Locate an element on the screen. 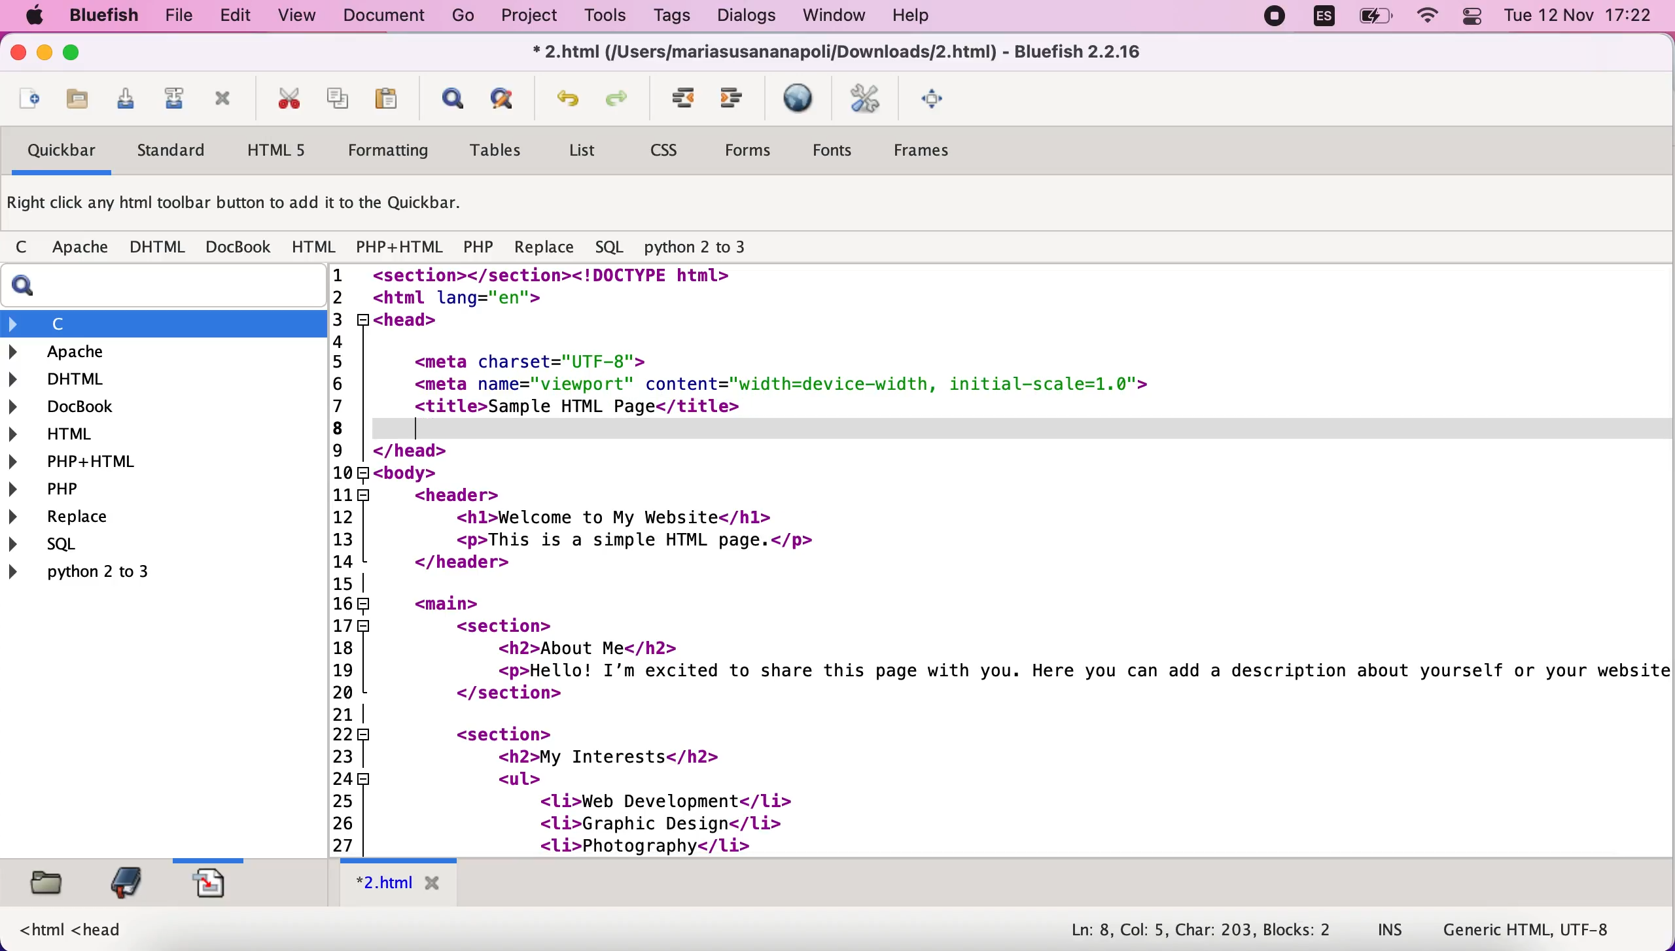  minimize is located at coordinates (45, 54).